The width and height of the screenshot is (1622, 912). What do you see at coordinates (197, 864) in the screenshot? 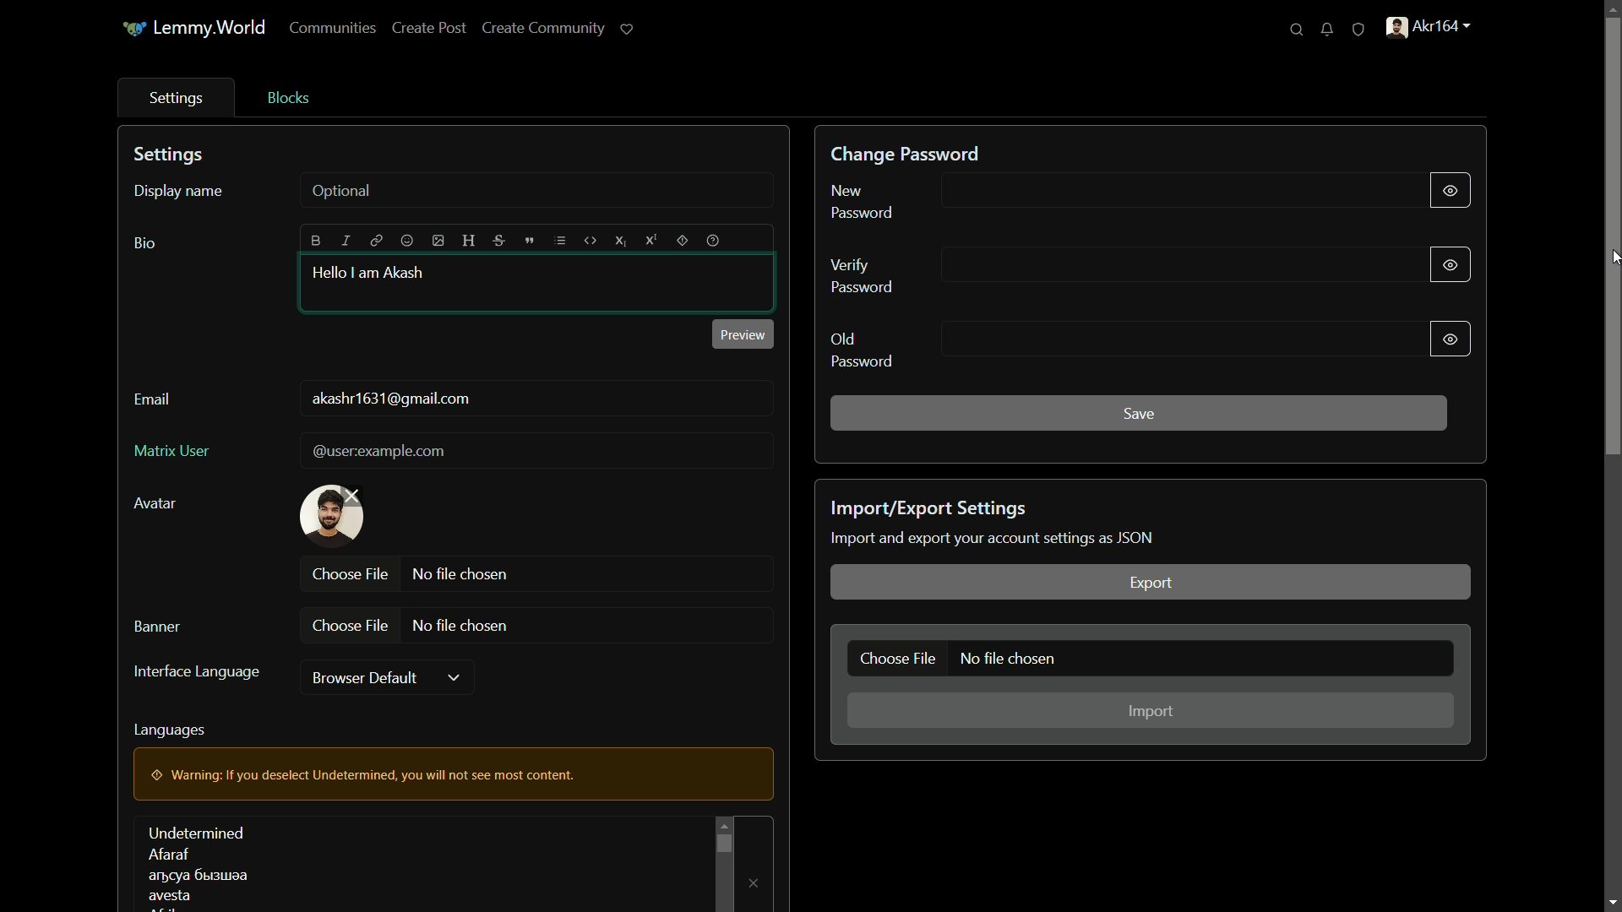
I see `languages` at bounding box center [197, 864].